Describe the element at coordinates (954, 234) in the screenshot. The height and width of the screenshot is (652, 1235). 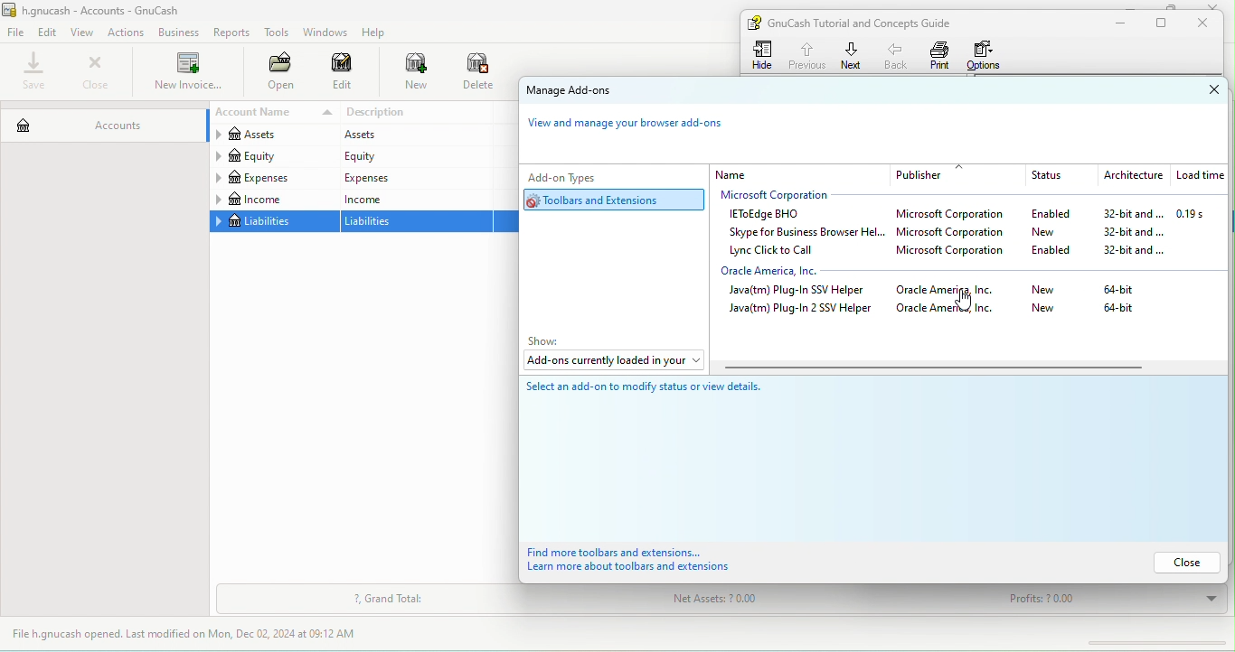
I see `microsoft corporation` at that location.